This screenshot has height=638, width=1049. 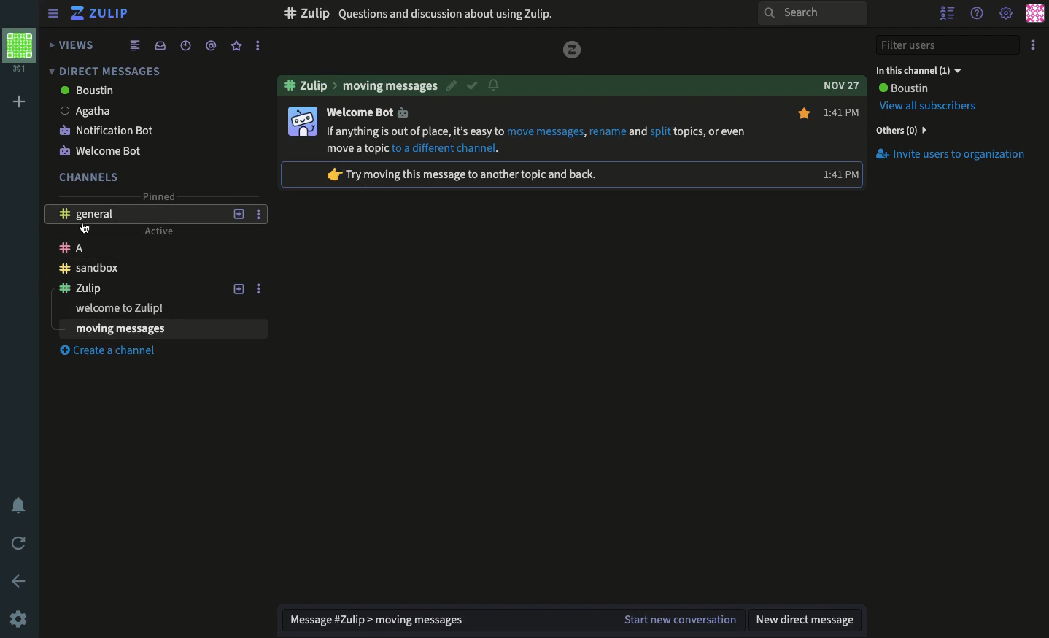 I want to click on Views, so click(x=74, y=45).